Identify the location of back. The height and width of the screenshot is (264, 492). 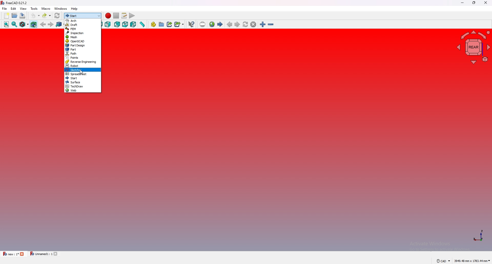
(117, 24).